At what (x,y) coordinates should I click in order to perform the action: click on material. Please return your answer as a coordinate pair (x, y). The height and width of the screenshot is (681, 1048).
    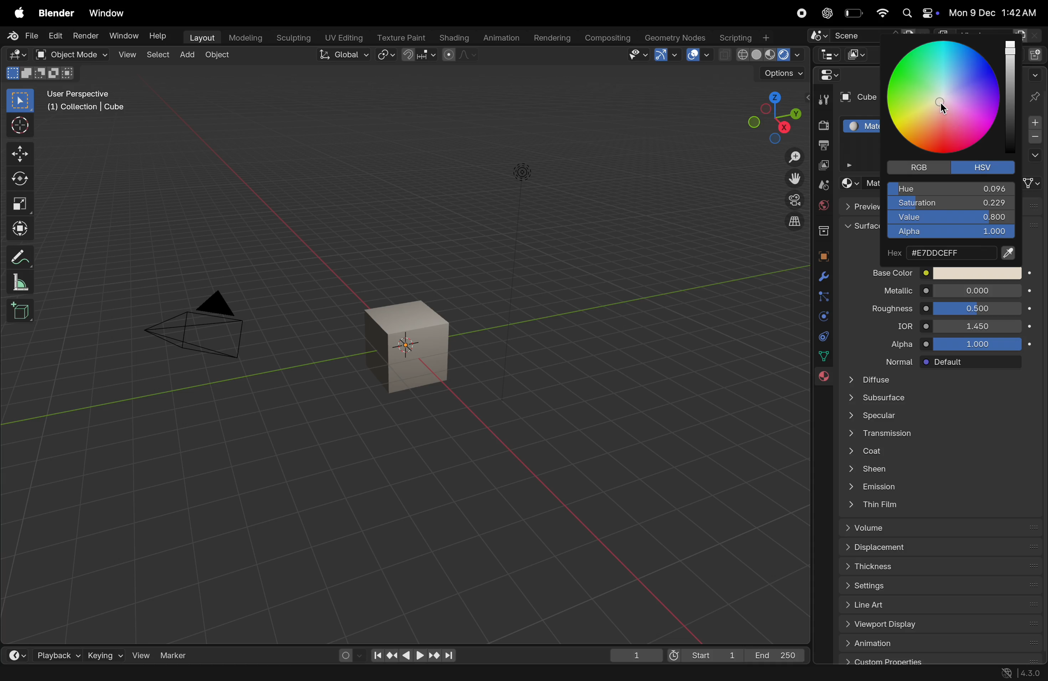
    Looking at the image, I should click on (823, 379).